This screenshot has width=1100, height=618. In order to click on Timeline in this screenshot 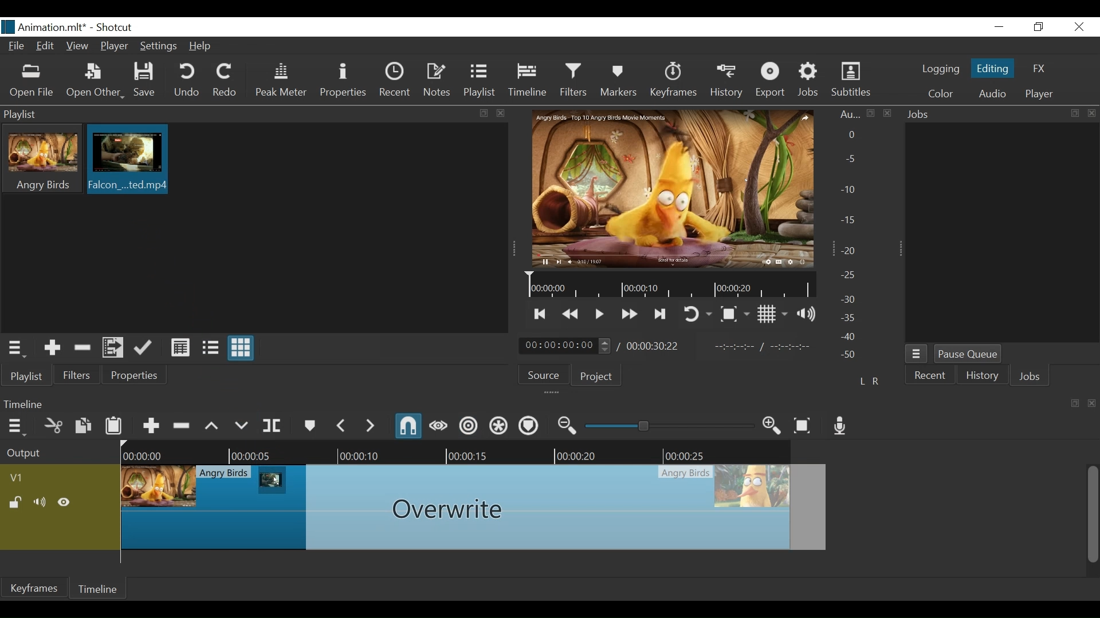, I will do `click(529, 81)`.